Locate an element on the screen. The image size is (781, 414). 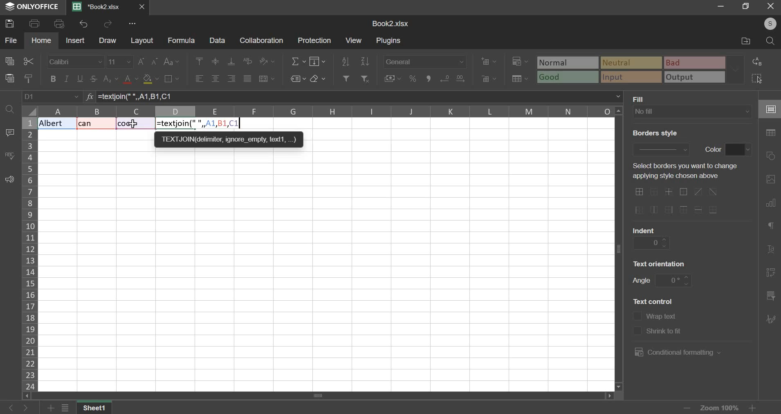
vertical scroll bar is located at coordinates (620, 248).